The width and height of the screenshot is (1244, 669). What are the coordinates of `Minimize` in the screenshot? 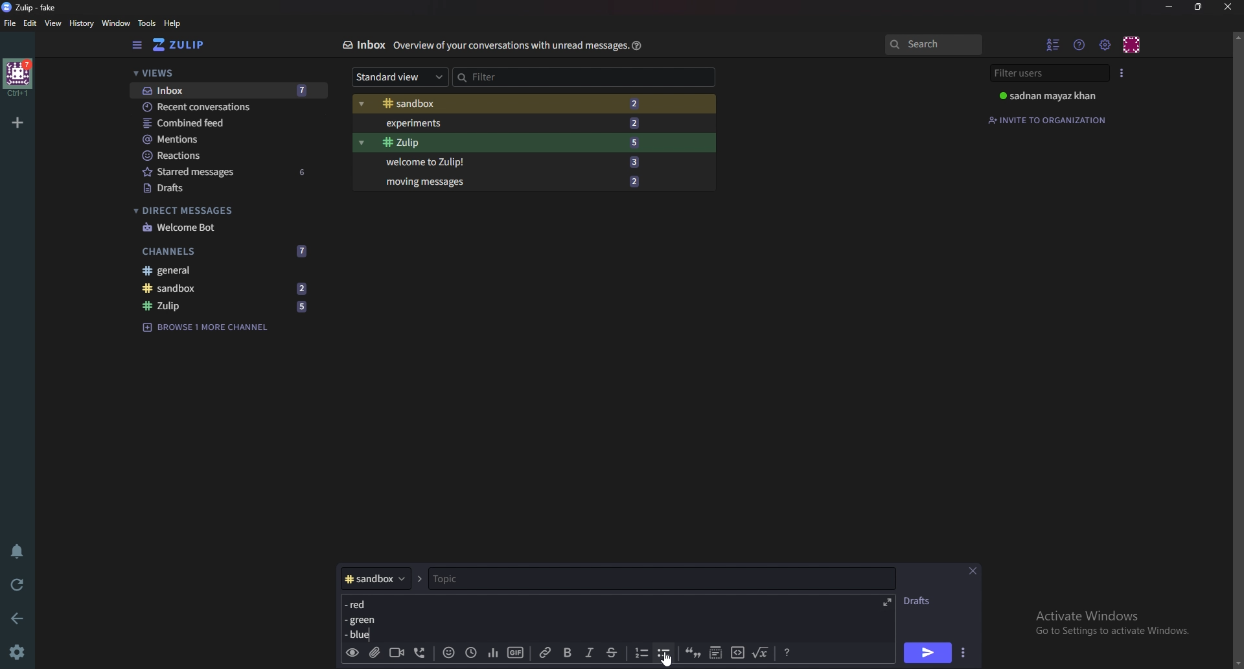 It's located at (1171, 7).